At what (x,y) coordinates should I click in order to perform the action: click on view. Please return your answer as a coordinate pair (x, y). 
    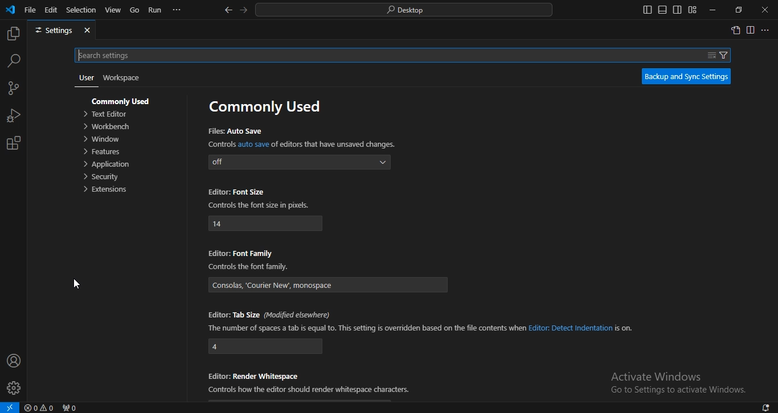
    Looking at the image, I should click on (113, 9).